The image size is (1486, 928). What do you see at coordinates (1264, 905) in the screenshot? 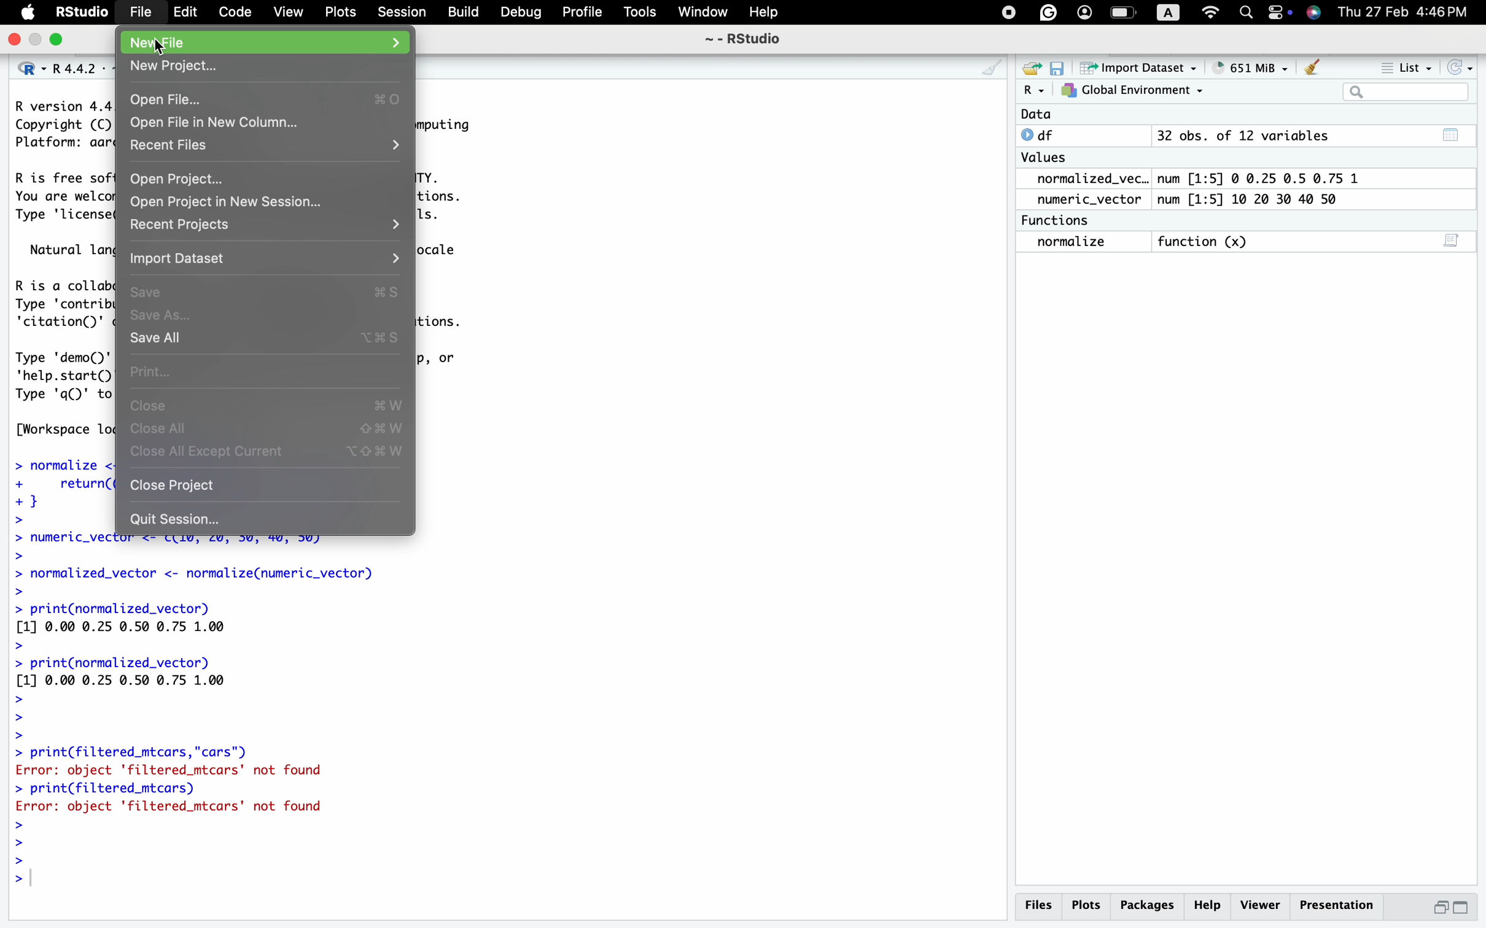
I see `p Viewer` at bounding box center [1264, 905].